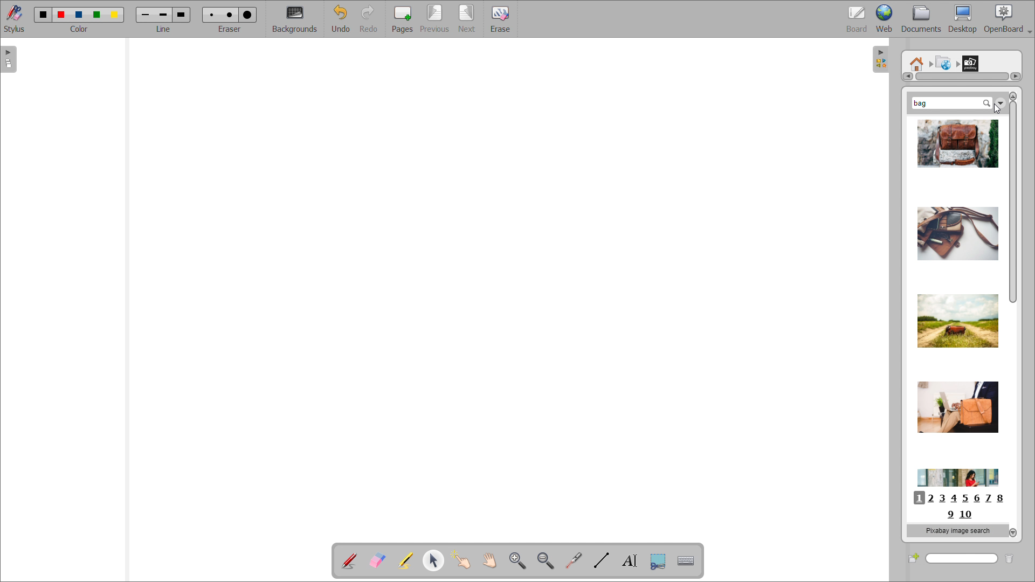  I want to click on Search result 3, so click(957, 315).